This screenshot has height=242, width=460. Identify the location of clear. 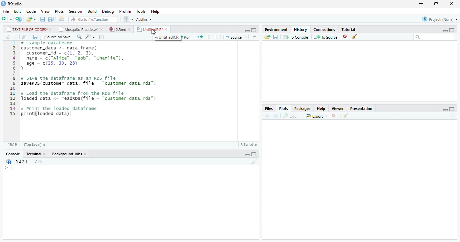
(355, 37).